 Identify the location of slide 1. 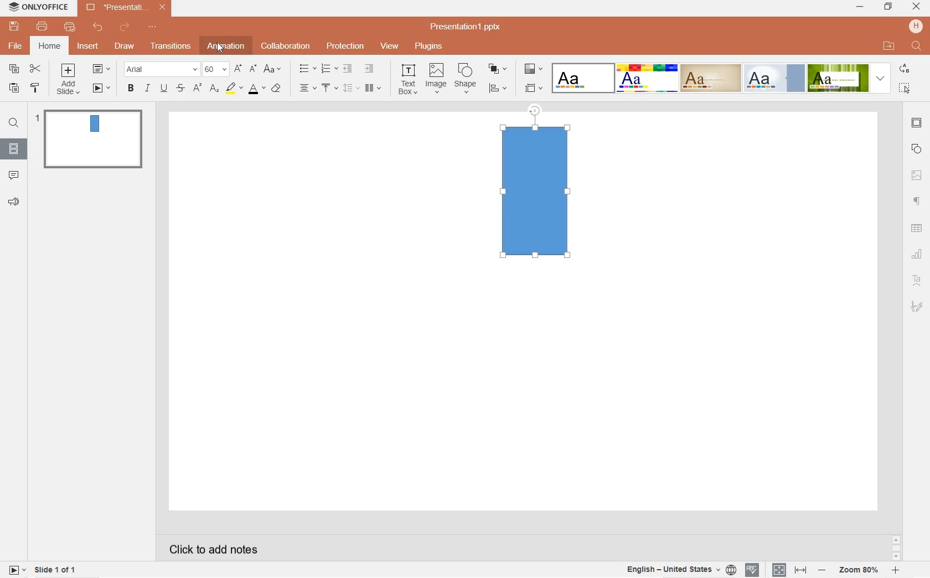
(92, 138).